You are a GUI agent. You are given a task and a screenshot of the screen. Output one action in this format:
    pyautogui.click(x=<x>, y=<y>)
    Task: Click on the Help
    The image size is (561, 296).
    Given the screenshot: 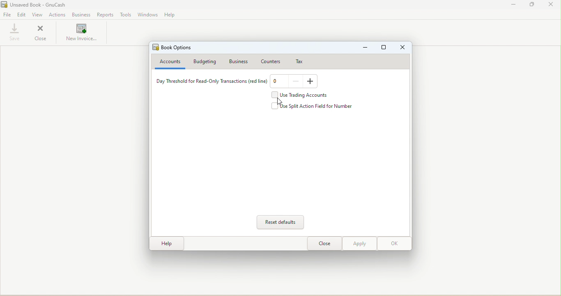 What is the action you would take?
    pyautogui.click(x=170, y=15)
    